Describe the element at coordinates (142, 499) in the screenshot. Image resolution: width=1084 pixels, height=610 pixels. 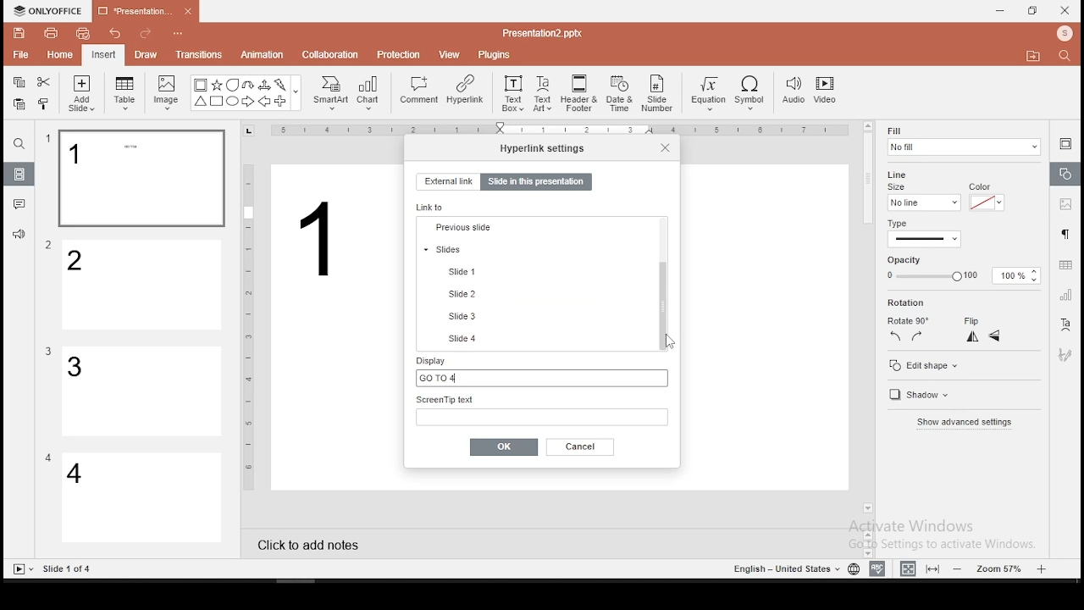
I see `slide 4` at that location.